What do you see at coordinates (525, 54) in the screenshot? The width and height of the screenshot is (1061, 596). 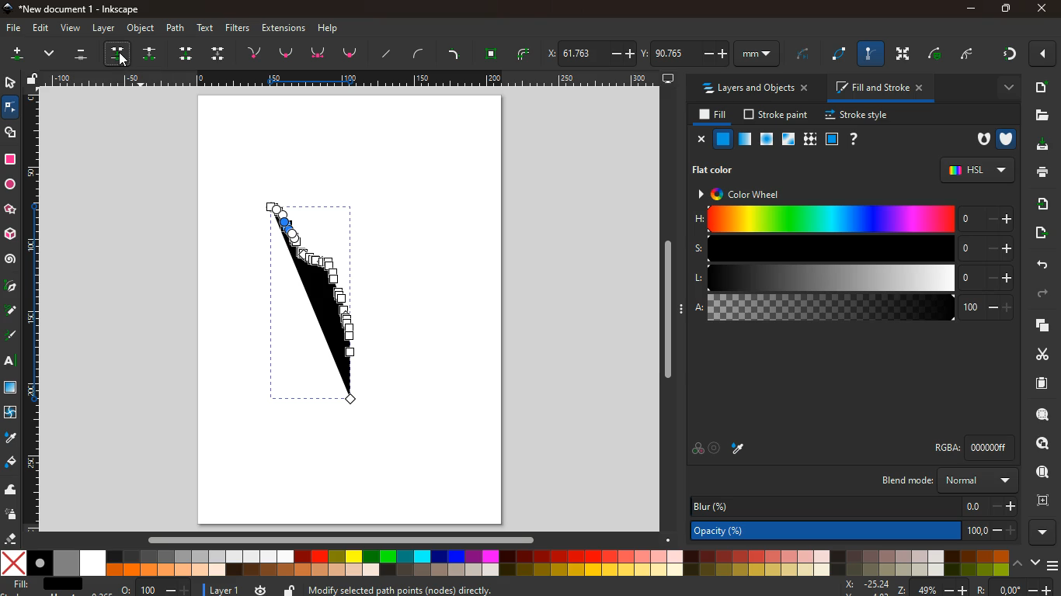 I see `ropes` at bounding box center [525, 54].